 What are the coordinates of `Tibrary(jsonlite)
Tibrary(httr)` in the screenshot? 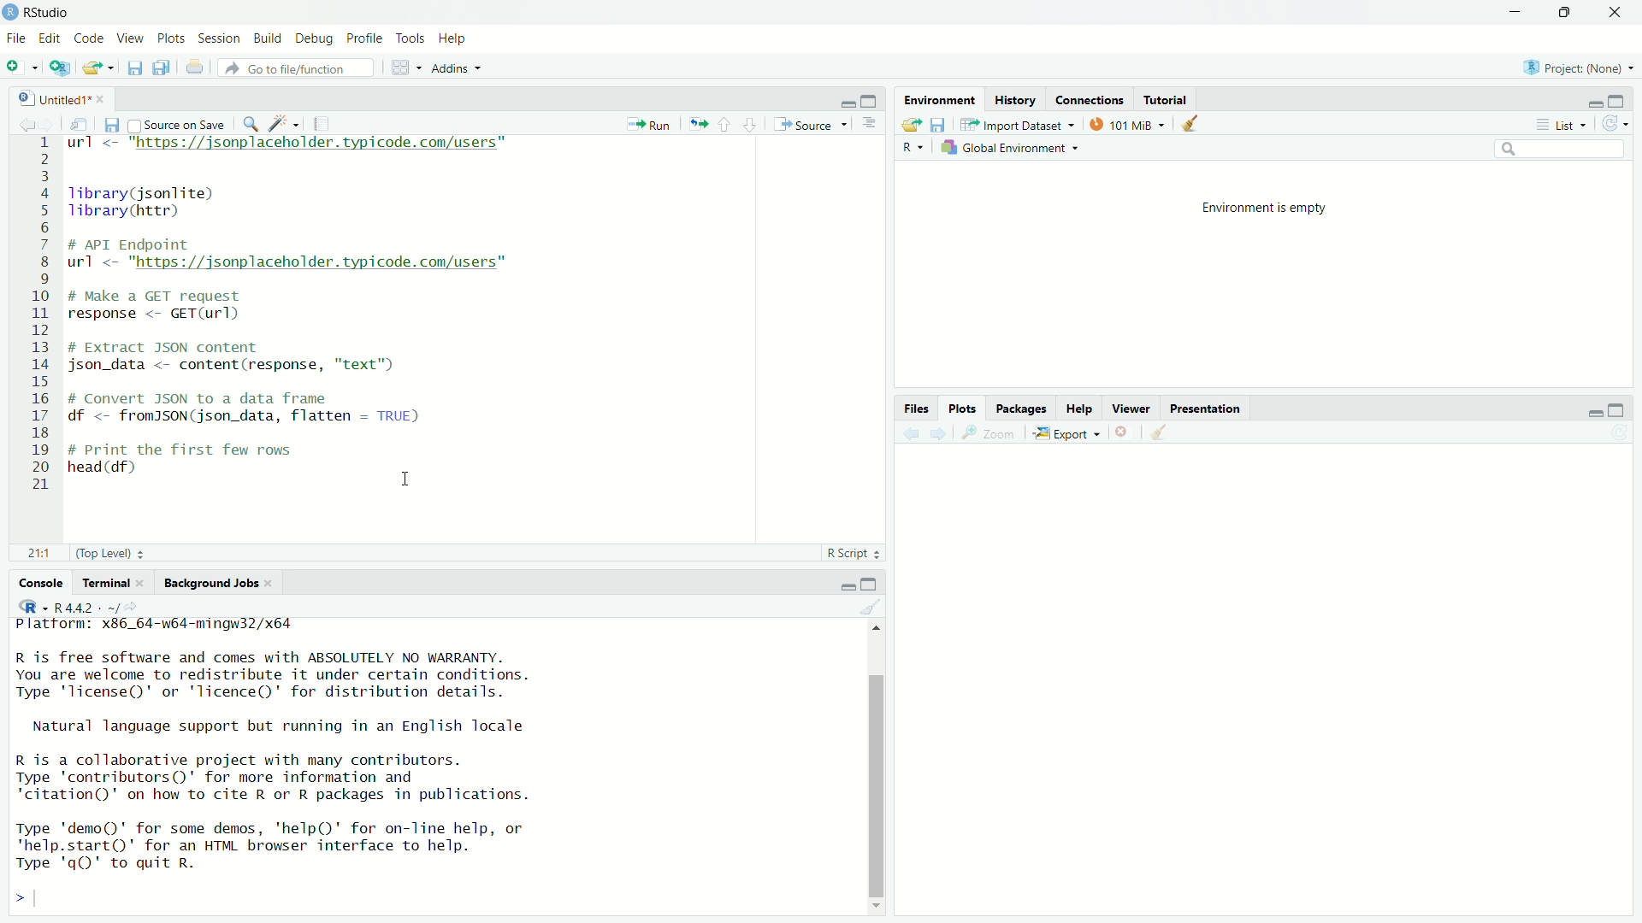 It's located at (145, 203).